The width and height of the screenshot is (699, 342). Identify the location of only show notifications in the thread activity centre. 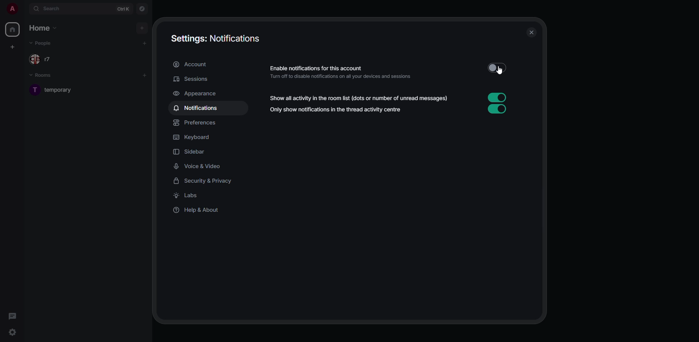
(336, 110).